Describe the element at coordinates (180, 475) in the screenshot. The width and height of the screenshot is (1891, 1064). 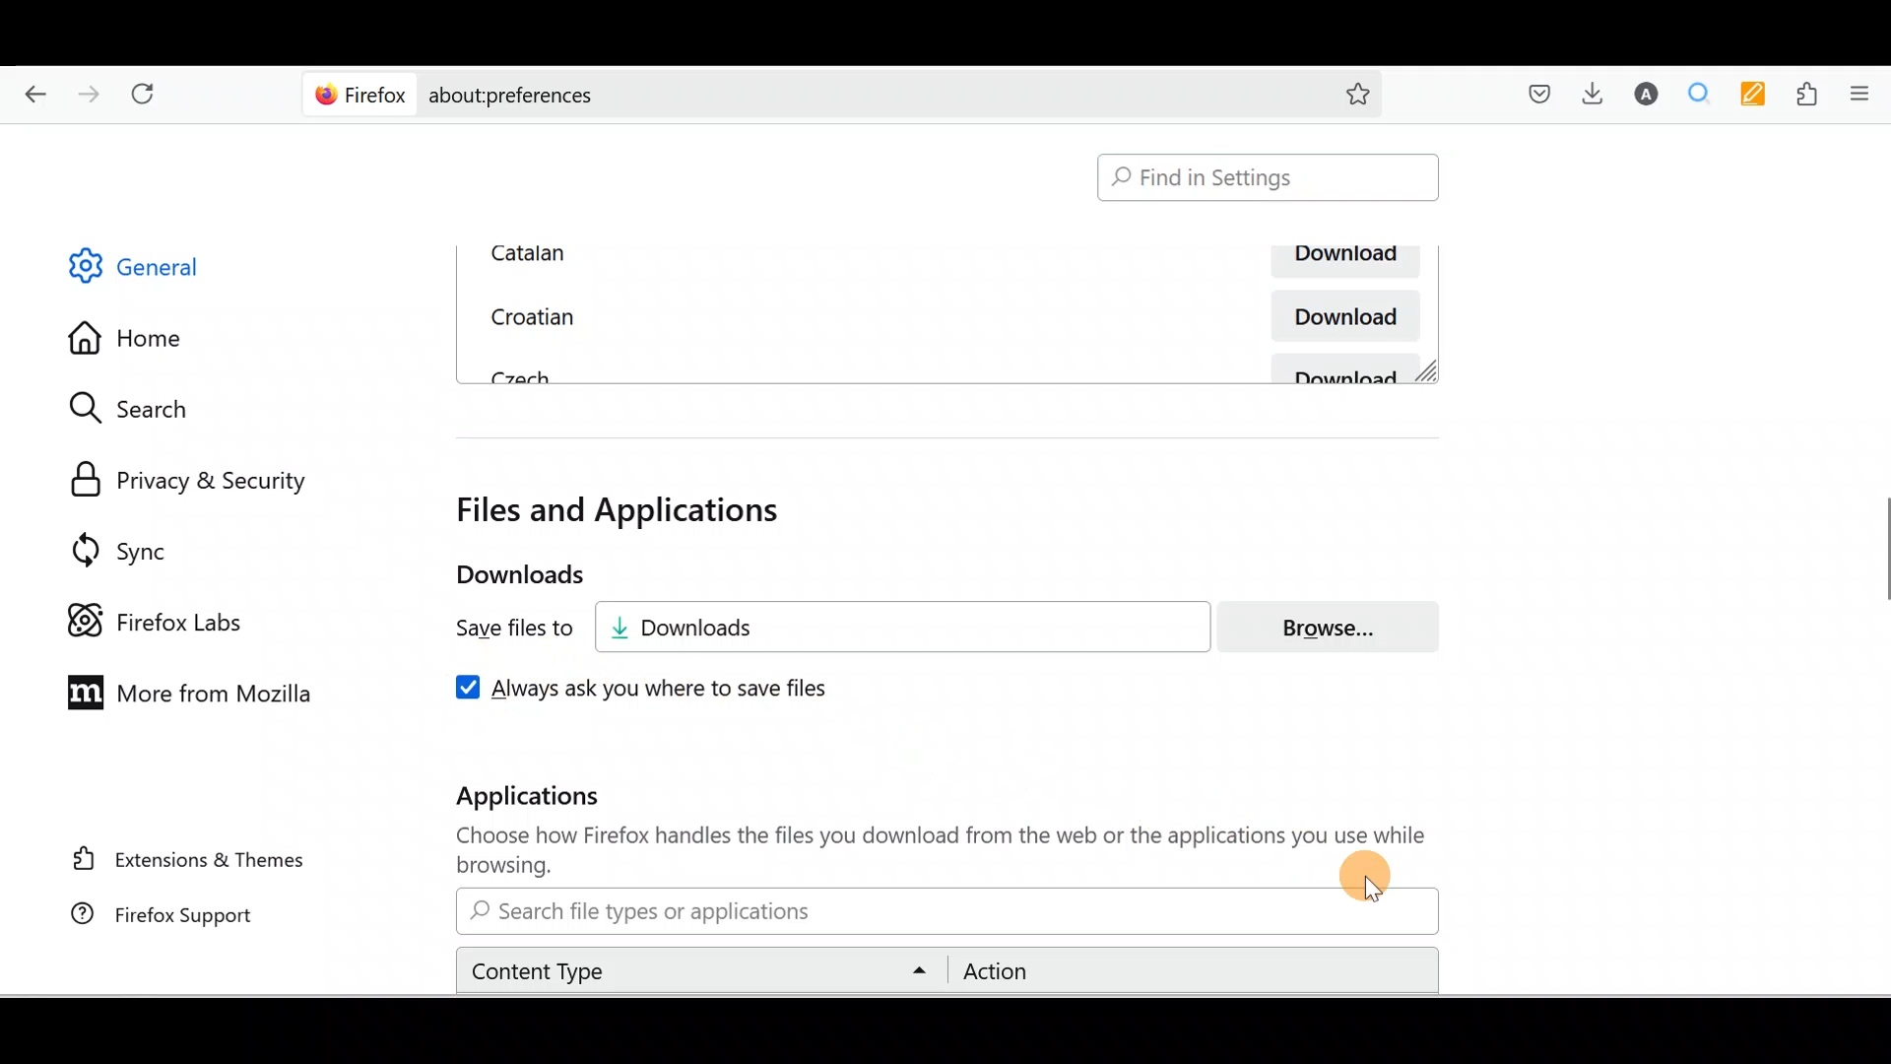
I see `Privacy and security settings` at that location.